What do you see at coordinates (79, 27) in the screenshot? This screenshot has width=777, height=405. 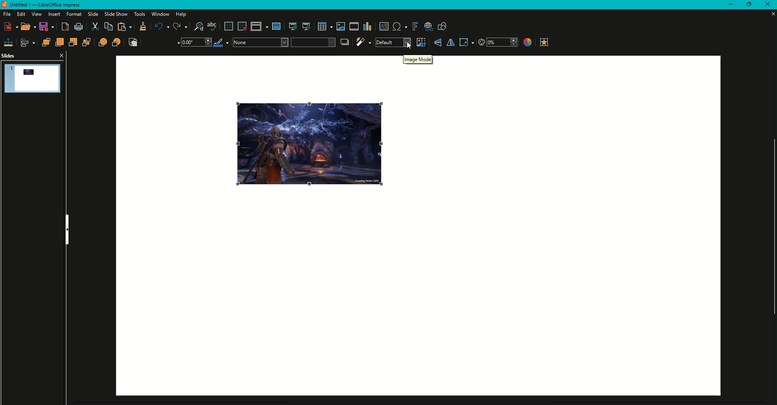 I see `Print` at bounding box center [79, 27].